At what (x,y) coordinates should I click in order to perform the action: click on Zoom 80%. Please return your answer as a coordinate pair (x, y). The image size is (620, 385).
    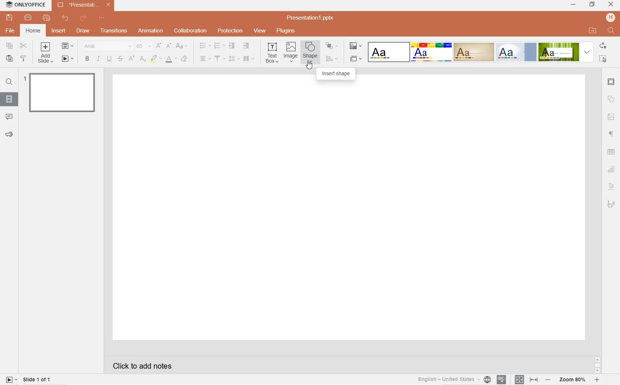
    Looking at the image, I should click on (573, 380).